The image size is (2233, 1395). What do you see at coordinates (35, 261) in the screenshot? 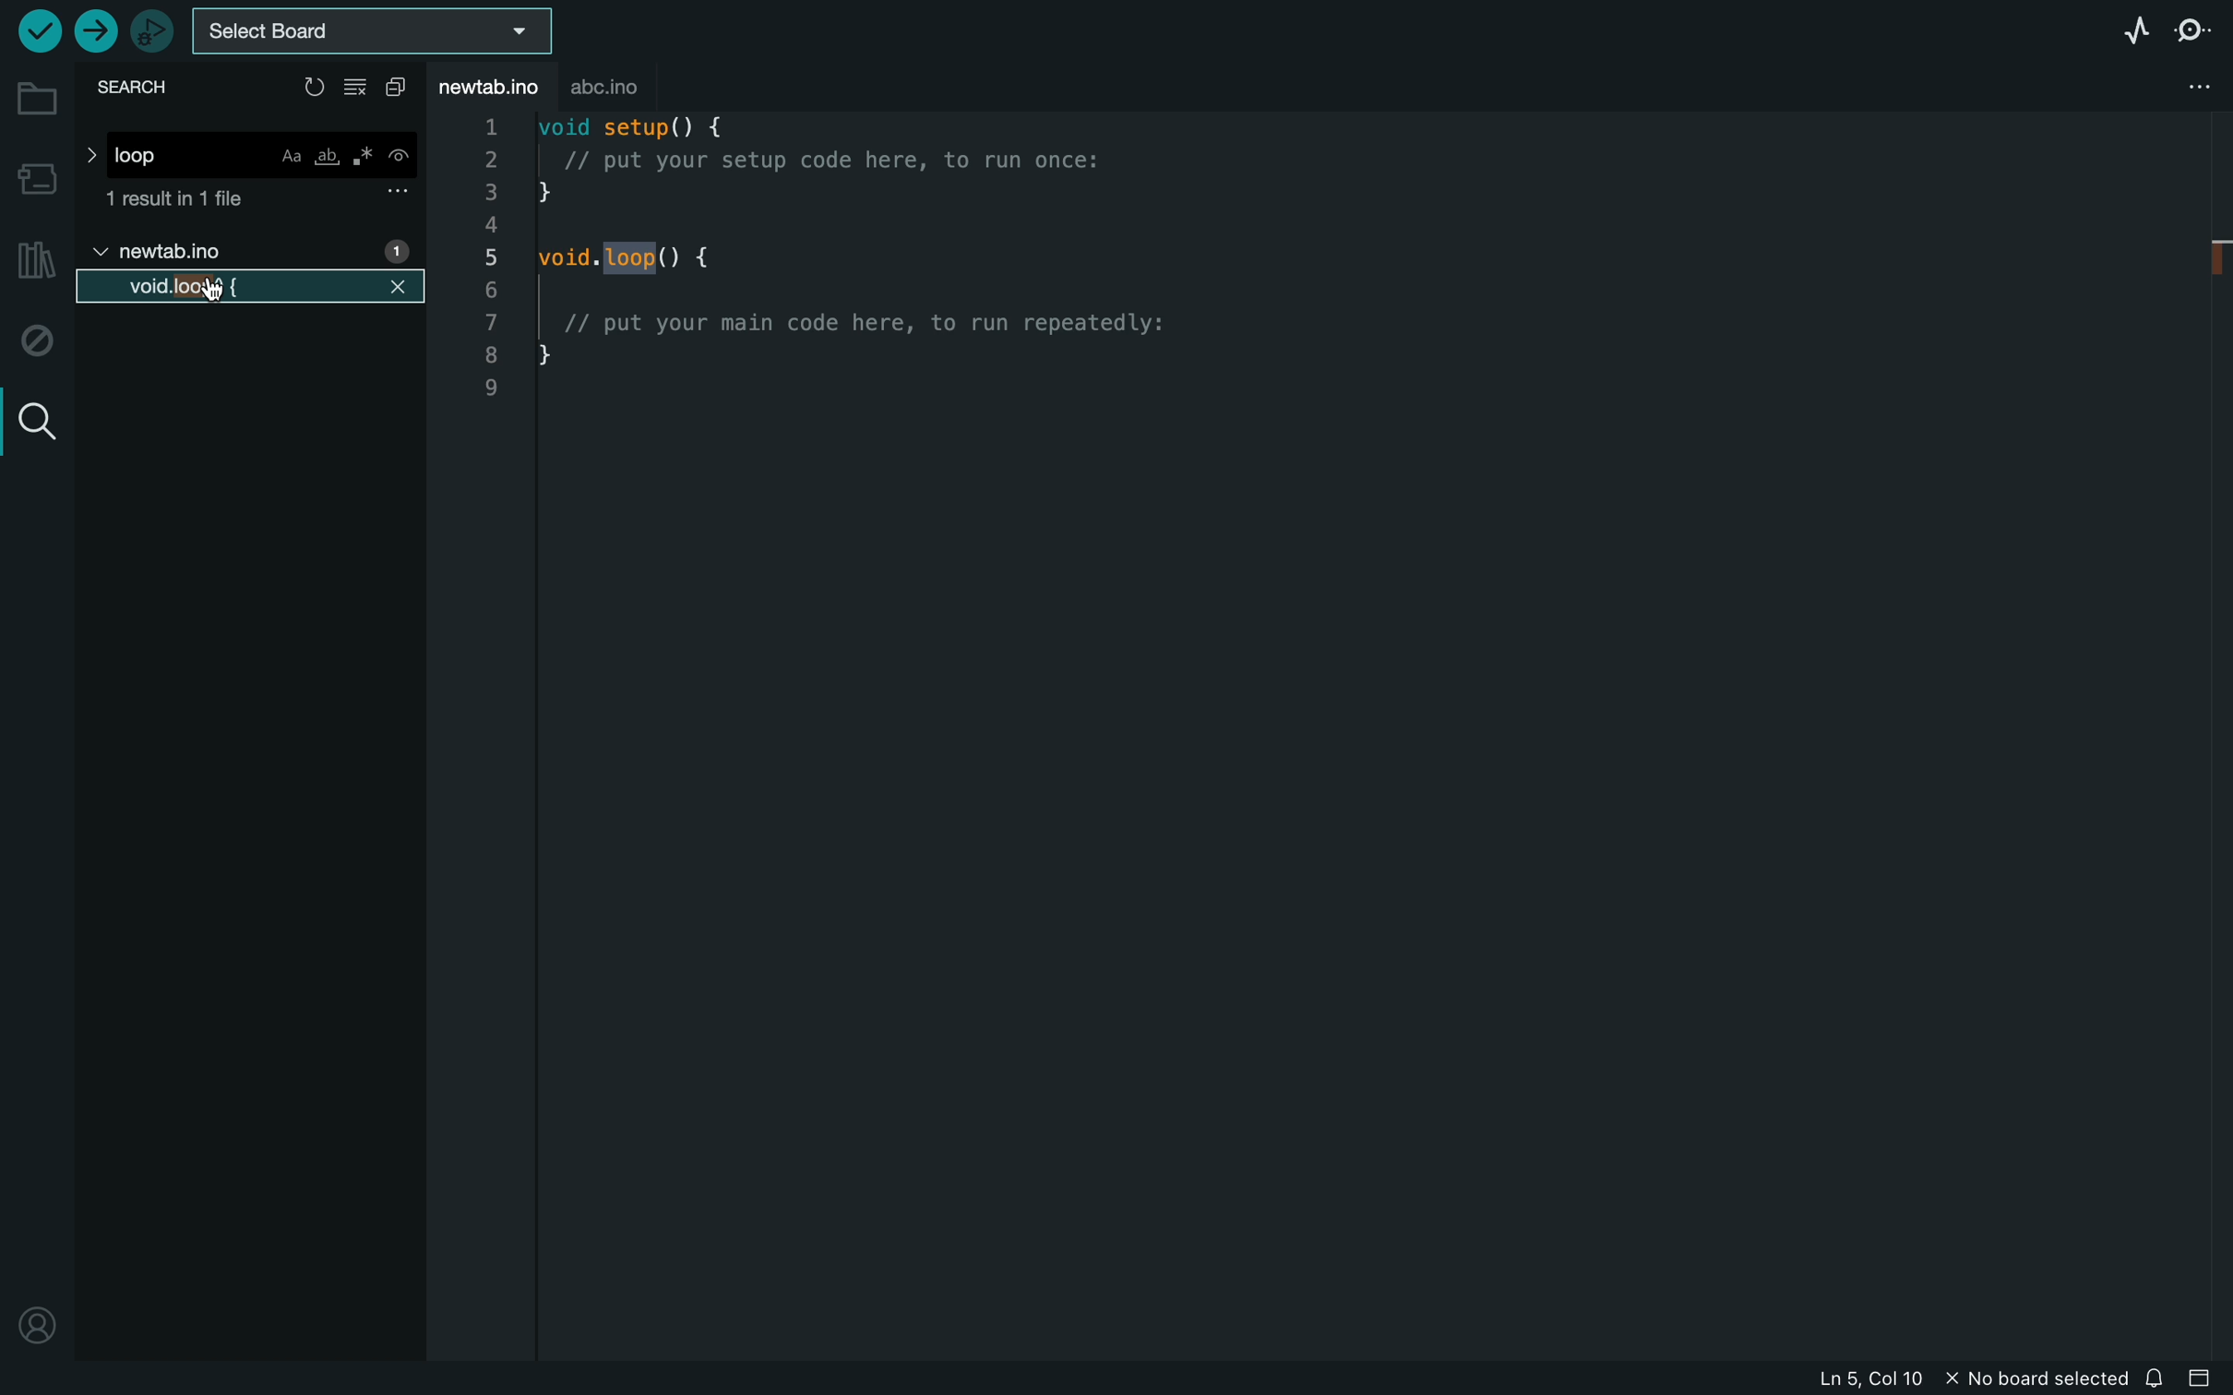
I see `library manager` at bounding box center [35, 261].